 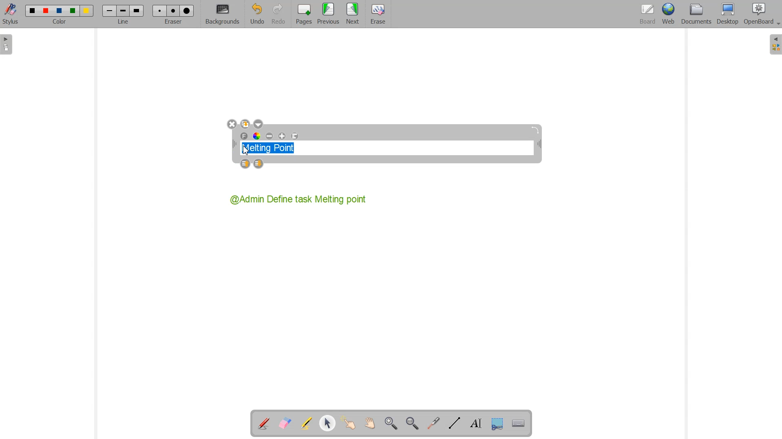 What do you see at coordinates (172, 14) in the screenshot?
I see `Eraser` at bounding box center [172, 14].